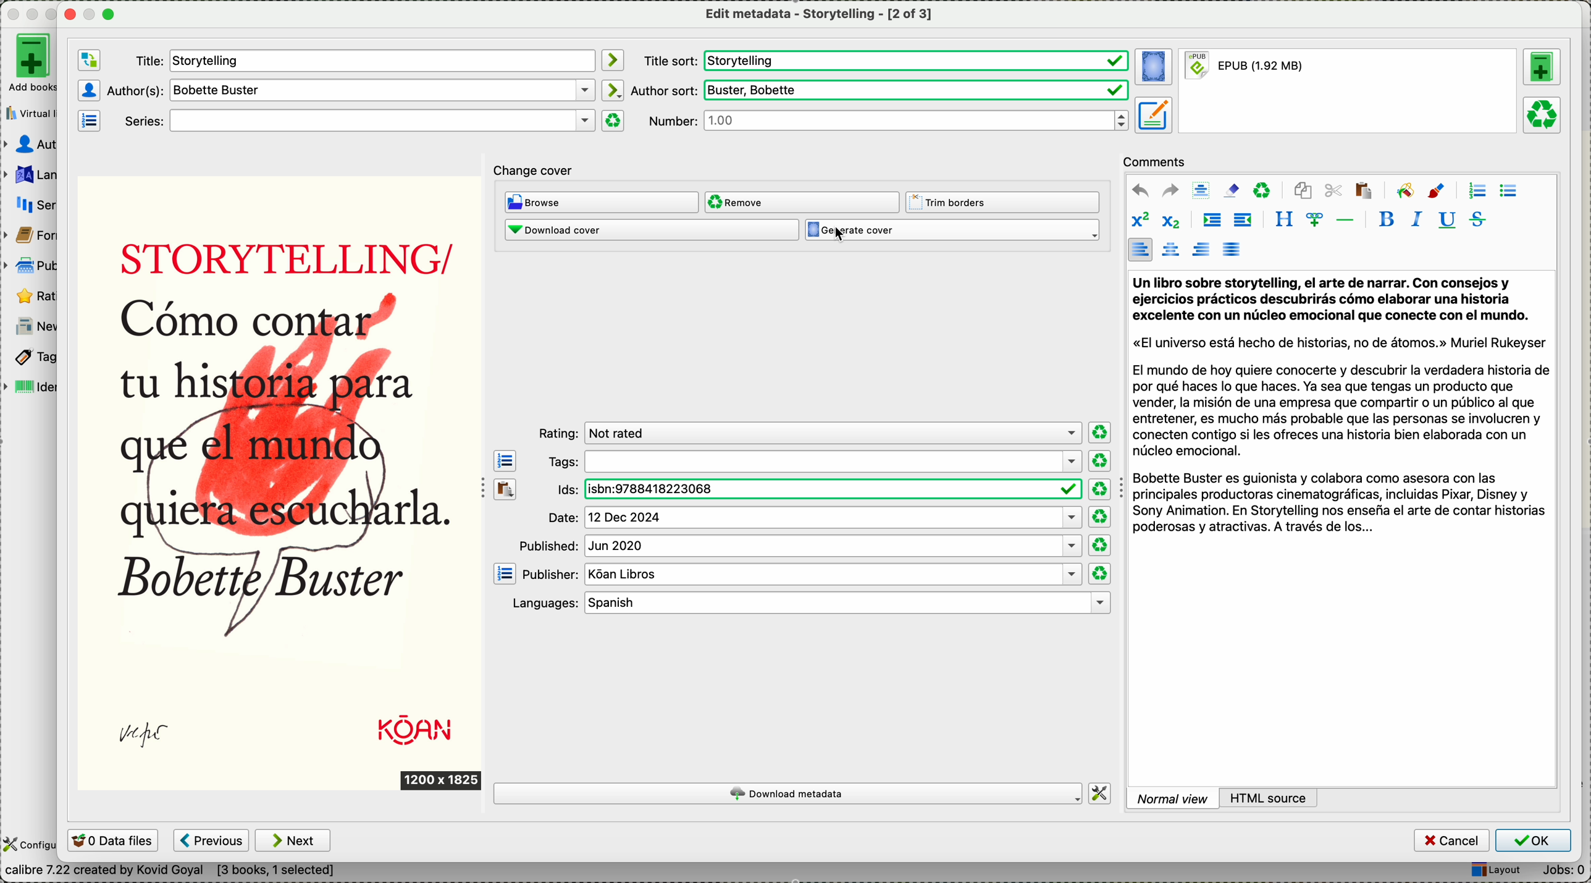  What do you see at coordinates (1492, 869) in the screenshot?
I see `layout` at bounding box center [1492, 869].